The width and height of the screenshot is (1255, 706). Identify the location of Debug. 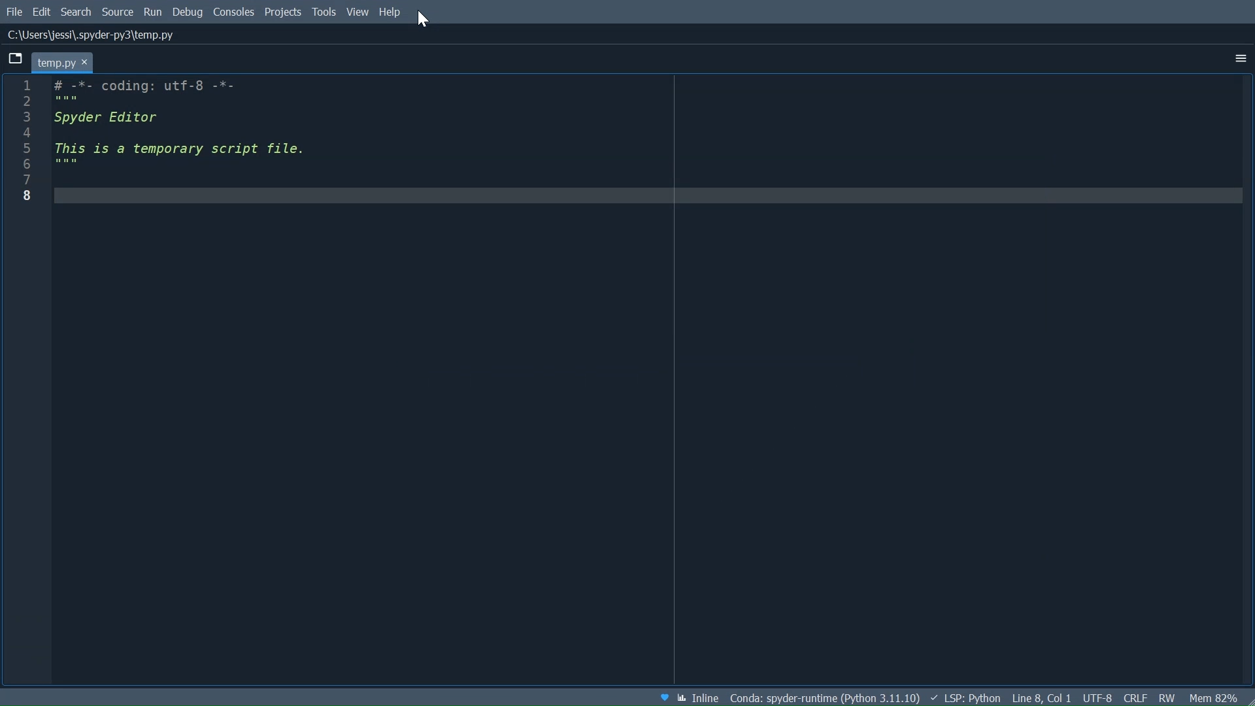
(190, 11).